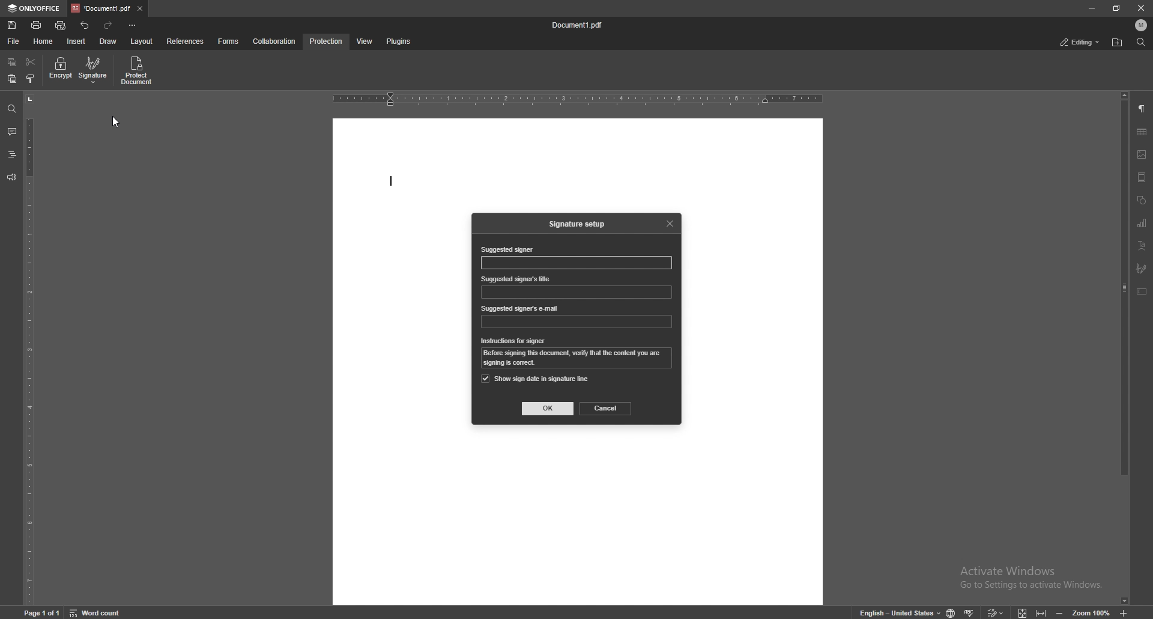 The width and height of the screenshot is (1153, 619). Describe the element at coordinates (671, 222) in the screenshot. I see `close` at that location.